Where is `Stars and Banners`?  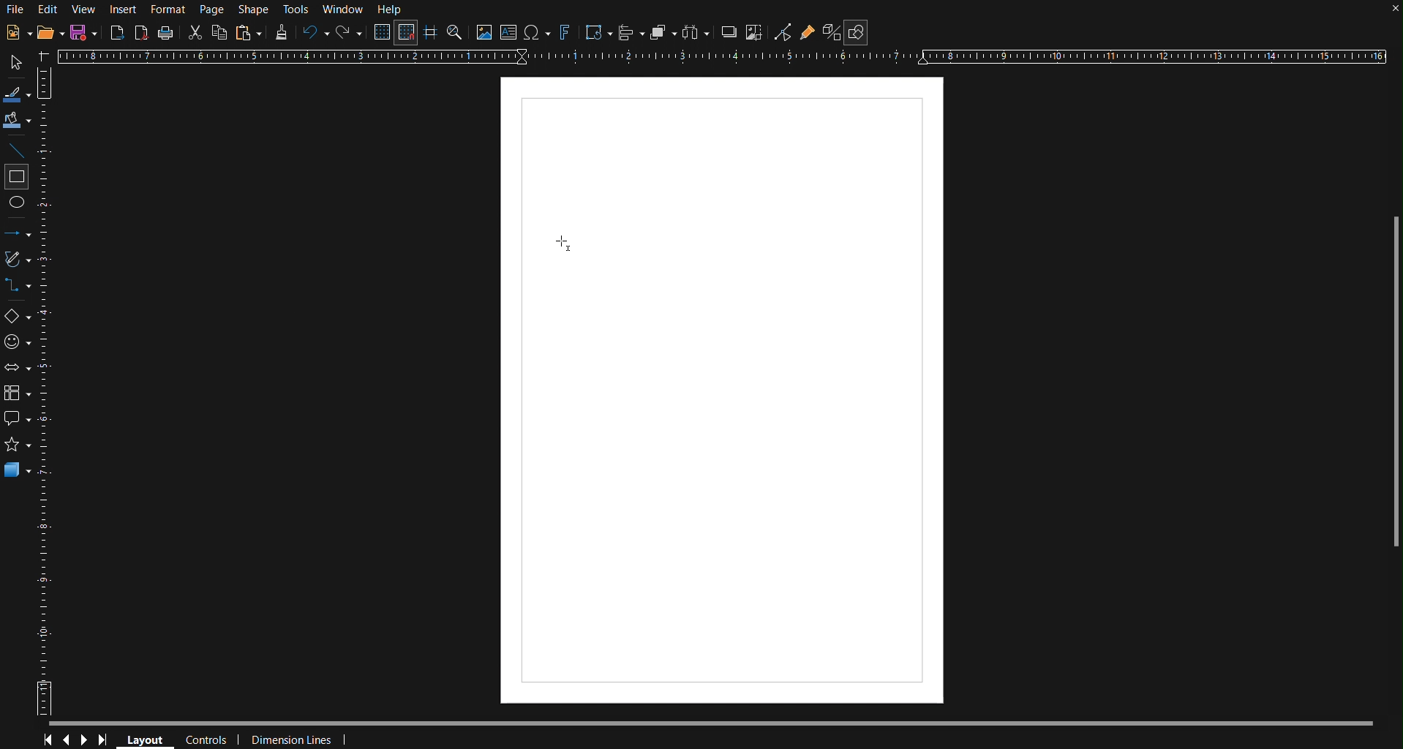 Stars and Banners is located at coordinates (18, 444).